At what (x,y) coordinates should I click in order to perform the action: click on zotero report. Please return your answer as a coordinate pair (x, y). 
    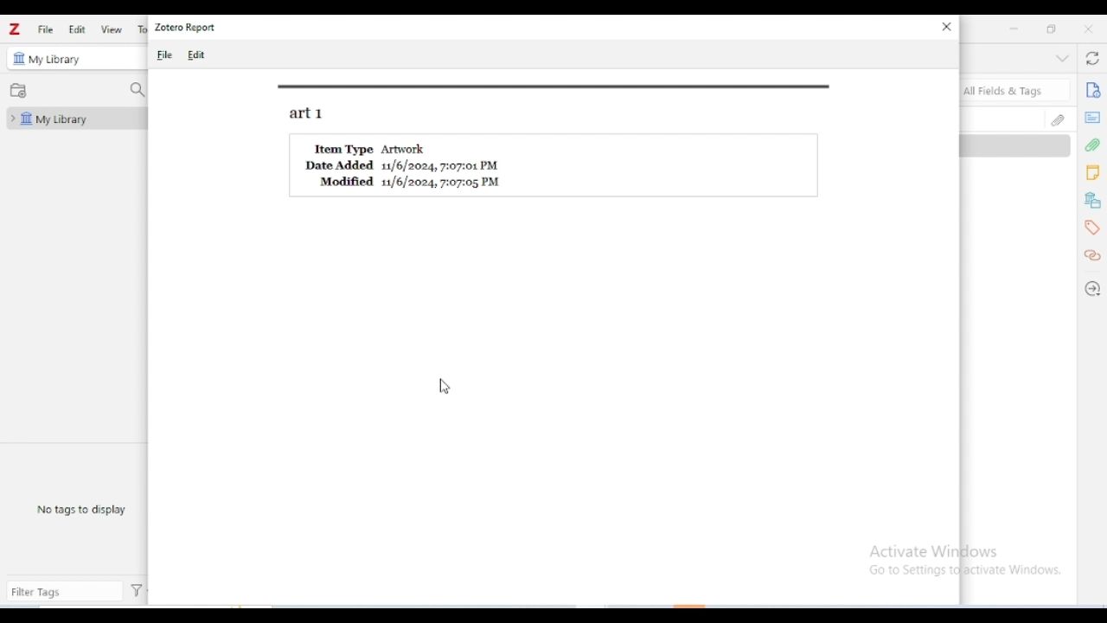
    Looking at the image, I should click on (185, 27).